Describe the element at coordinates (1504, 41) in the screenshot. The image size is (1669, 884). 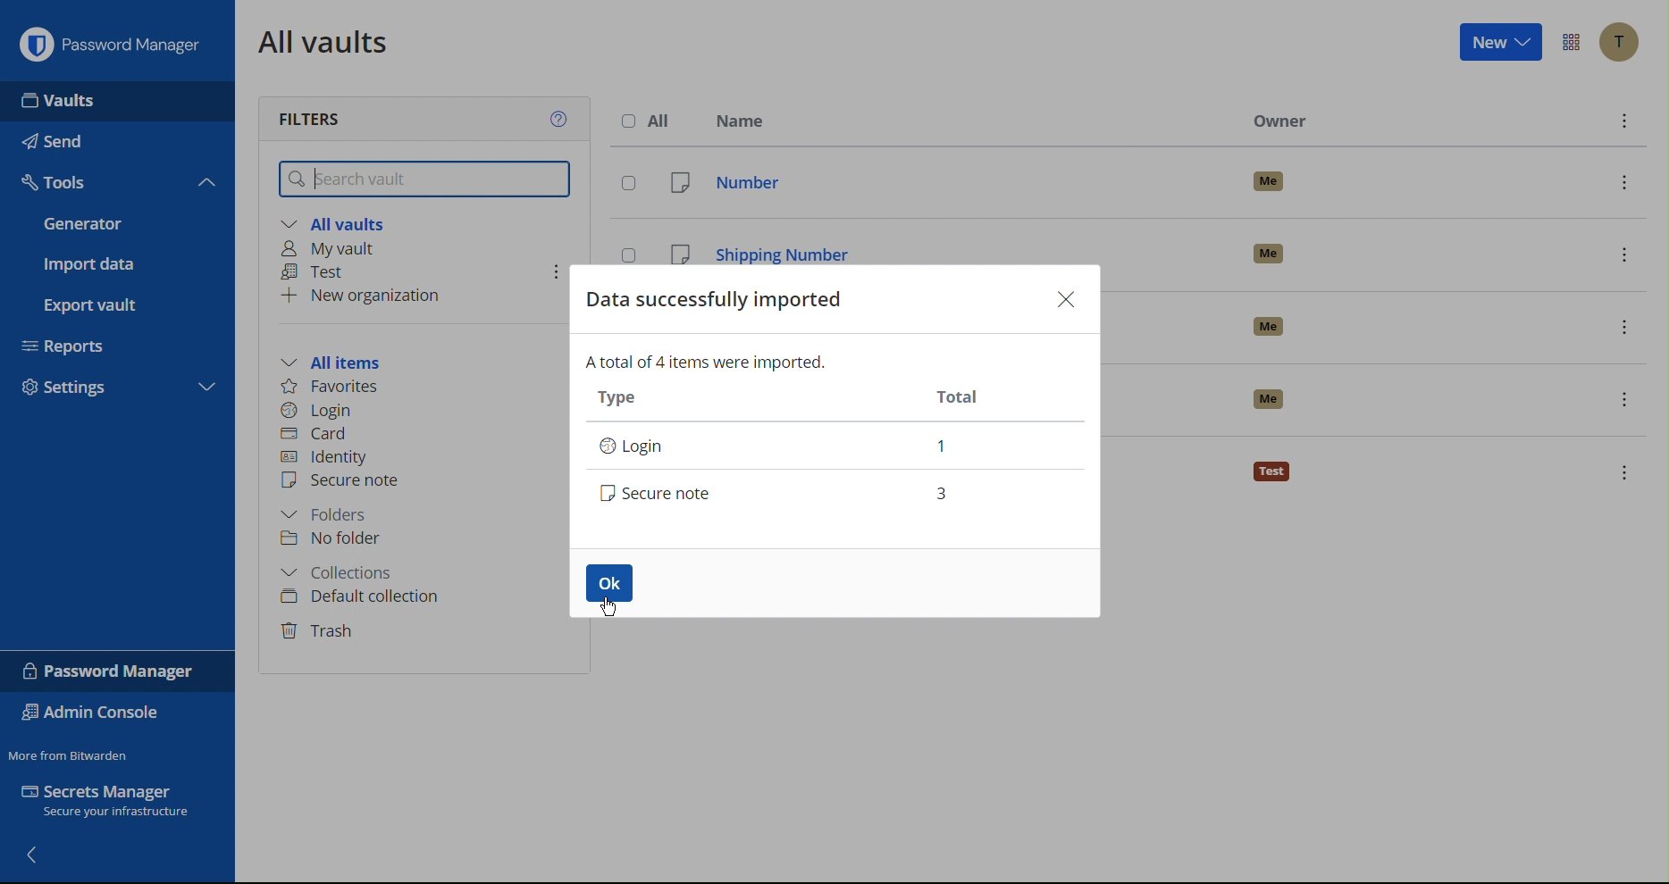
I see `New` at that location.